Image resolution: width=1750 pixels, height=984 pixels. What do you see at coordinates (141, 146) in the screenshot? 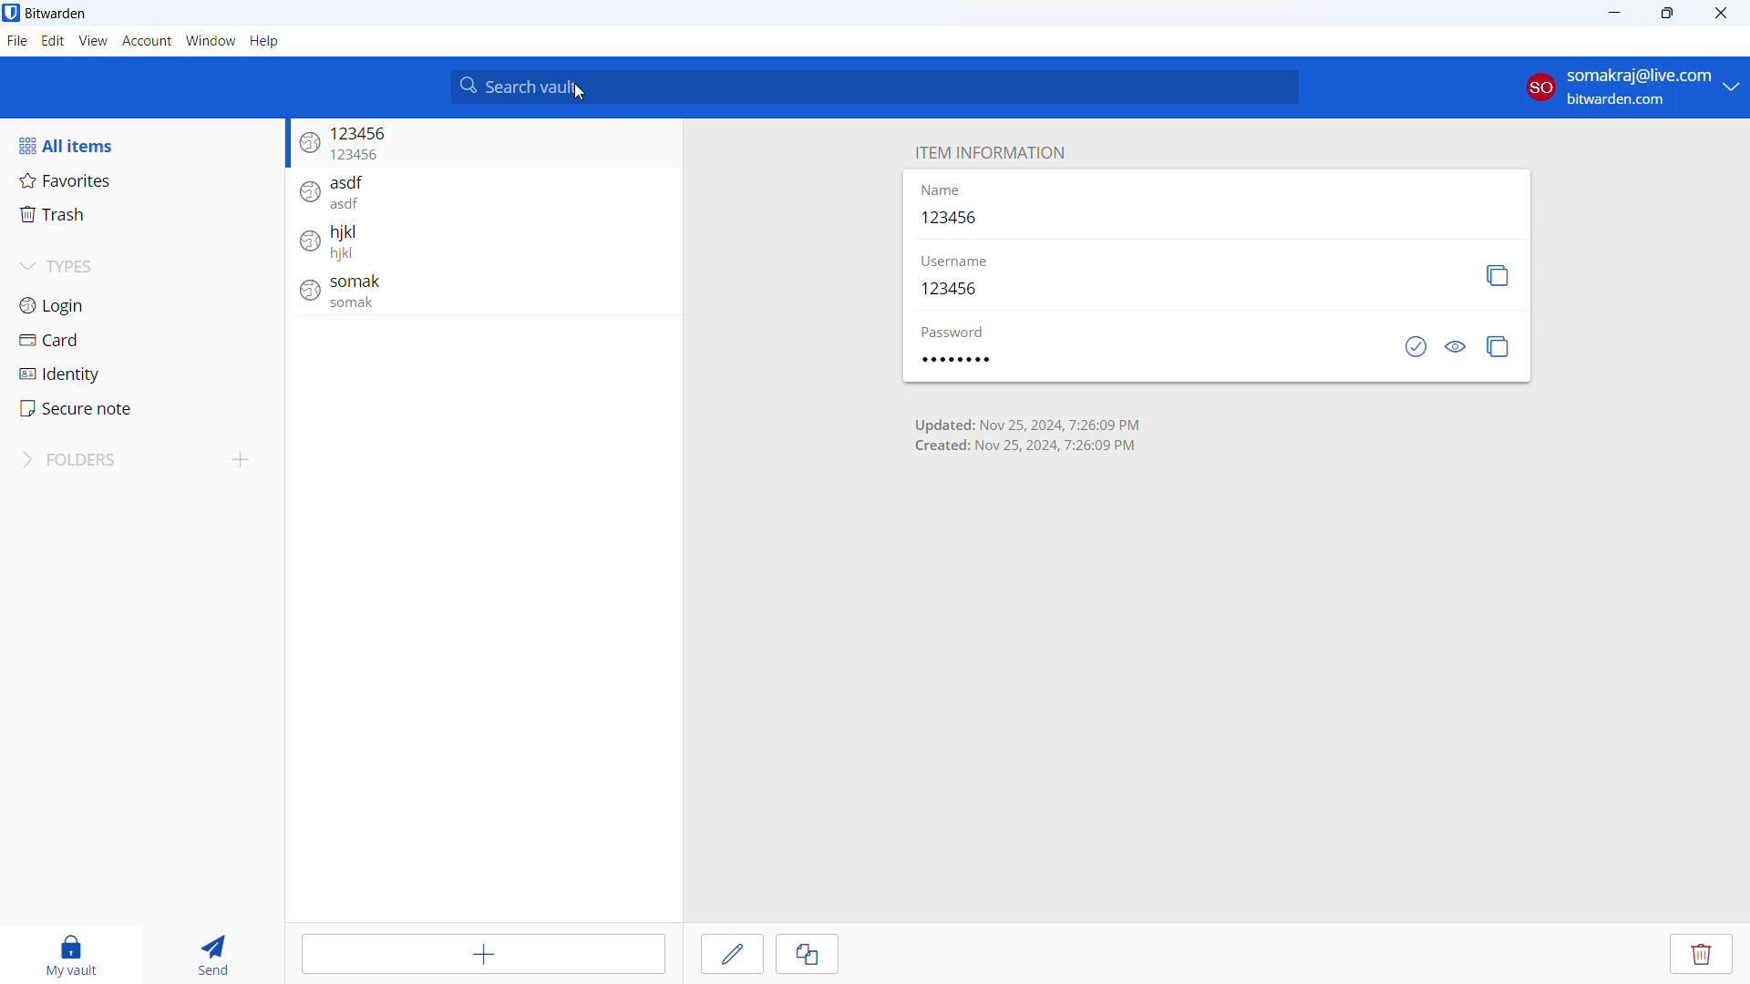
I see `all items` at bounding box center [141, 146].